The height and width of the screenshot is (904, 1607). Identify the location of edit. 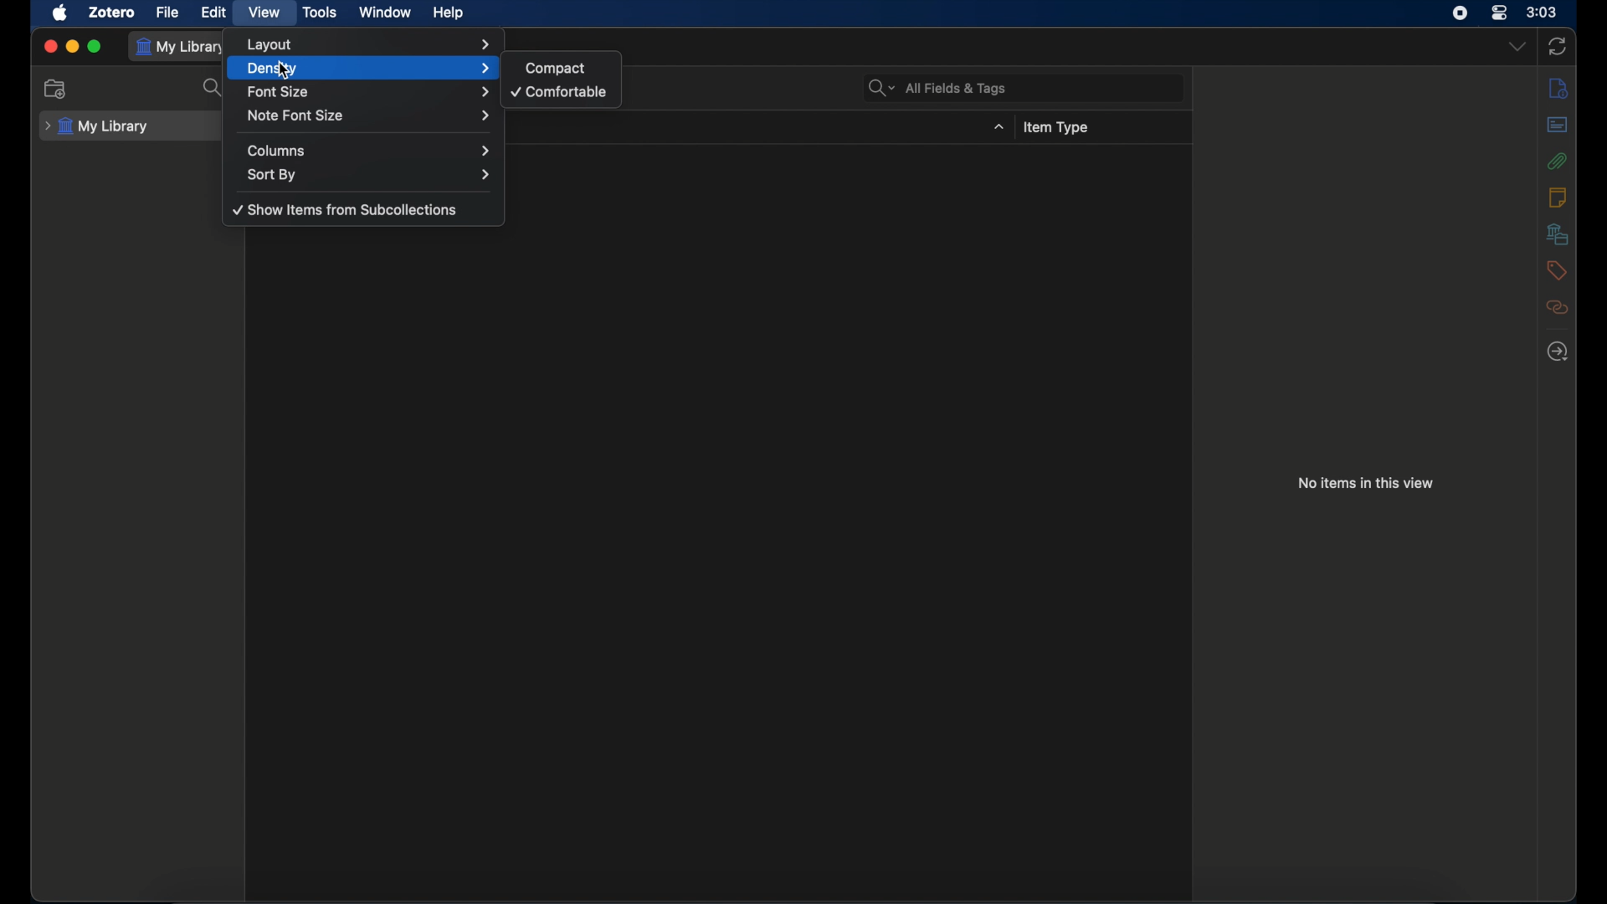
(213, 13).